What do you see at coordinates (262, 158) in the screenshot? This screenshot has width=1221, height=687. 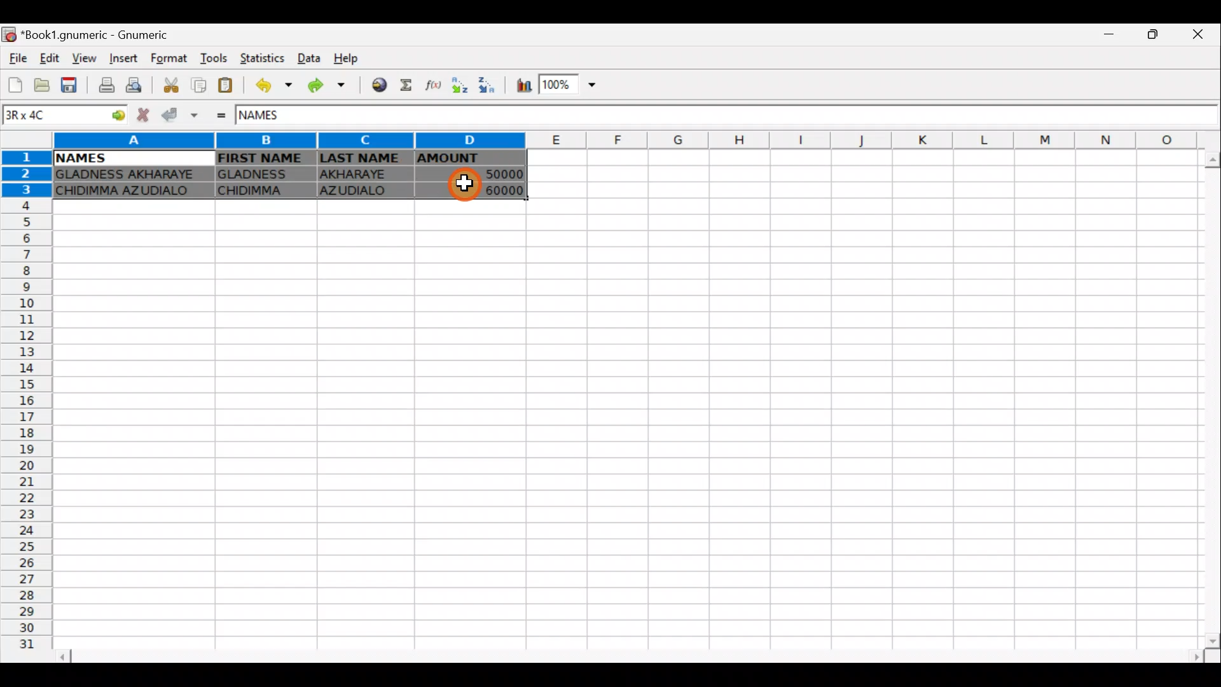 I see `FIRST NAME` at bounding box center [262, 158].